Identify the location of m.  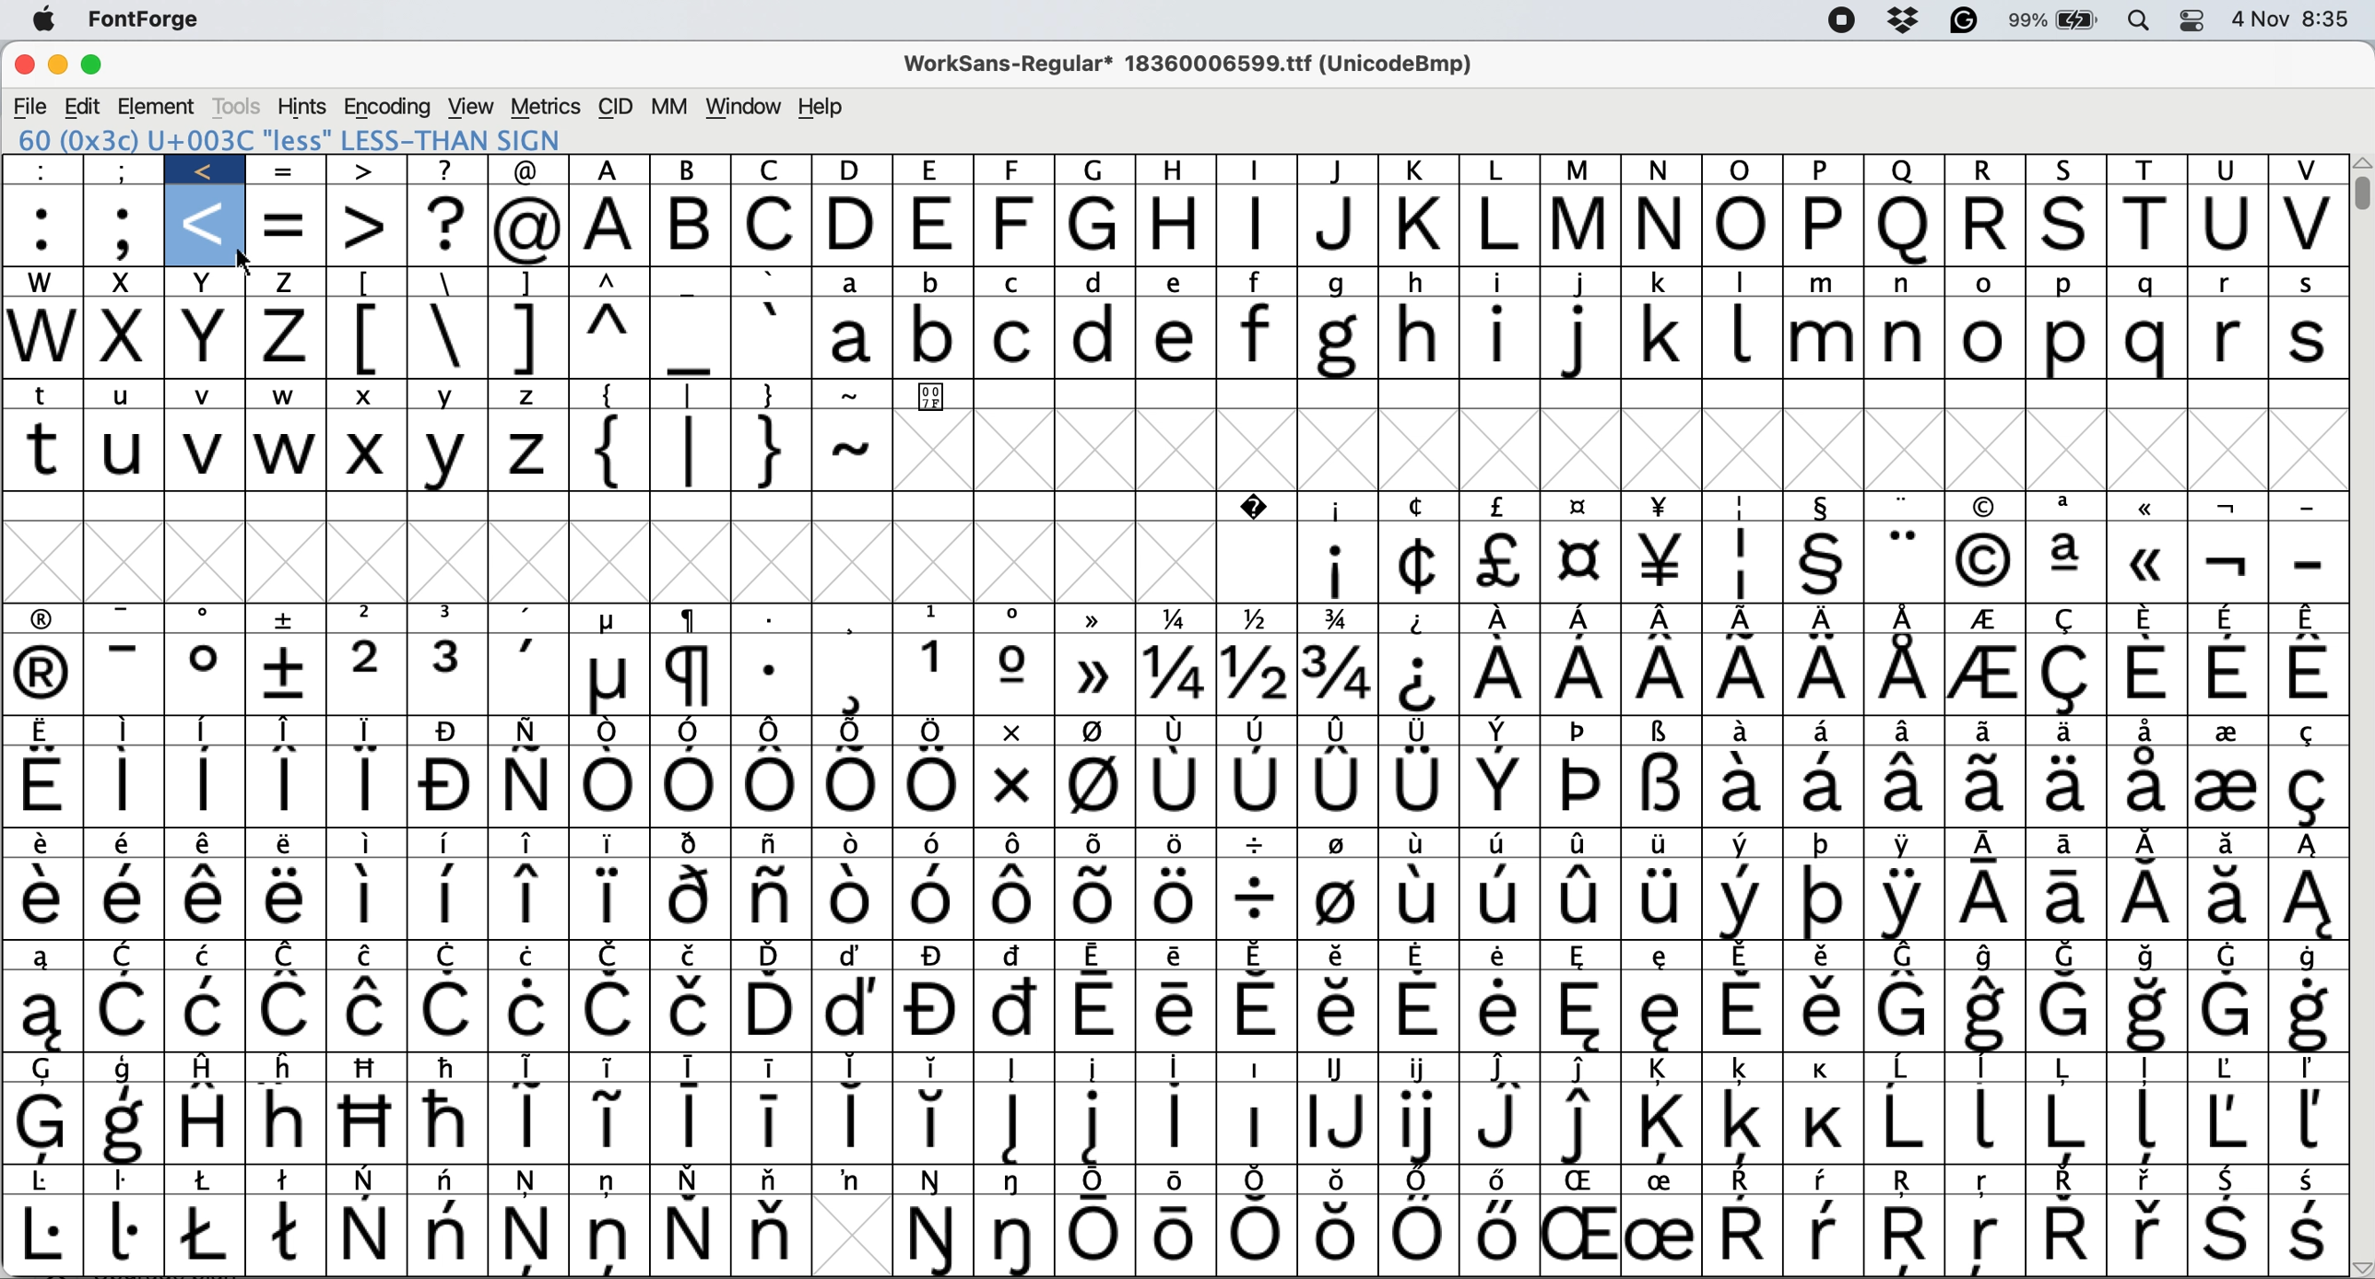
(1822, 340).